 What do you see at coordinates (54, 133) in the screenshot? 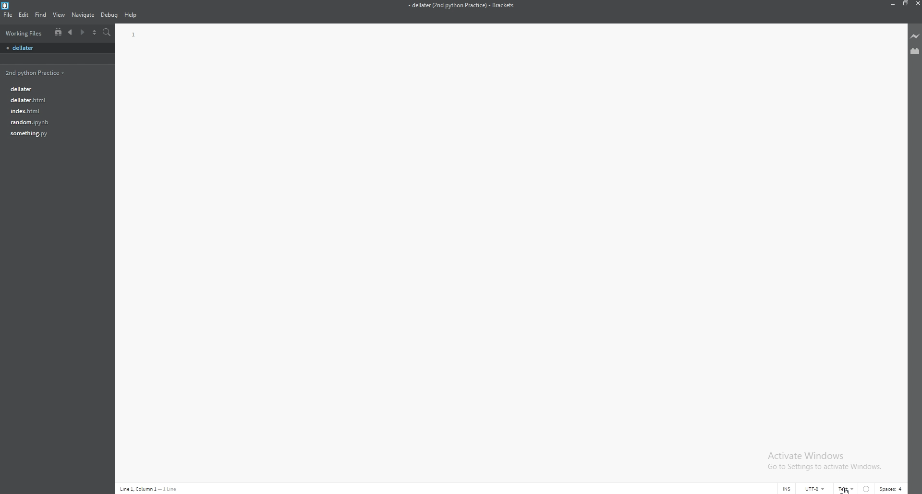
I see `file` at bounding box center [54, 133].